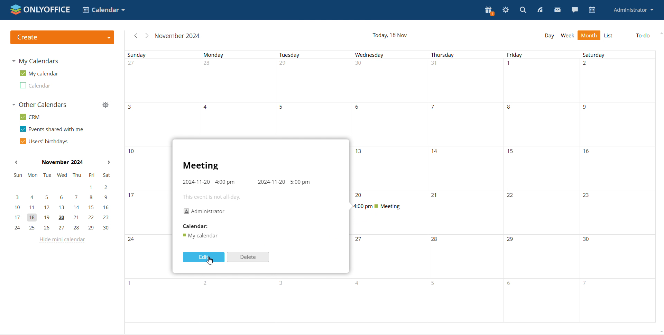 The width and height of the screenshot is (664, 335). Describe the element at coordinates (40, 10) in the screenshot. I see `logo` at that location.